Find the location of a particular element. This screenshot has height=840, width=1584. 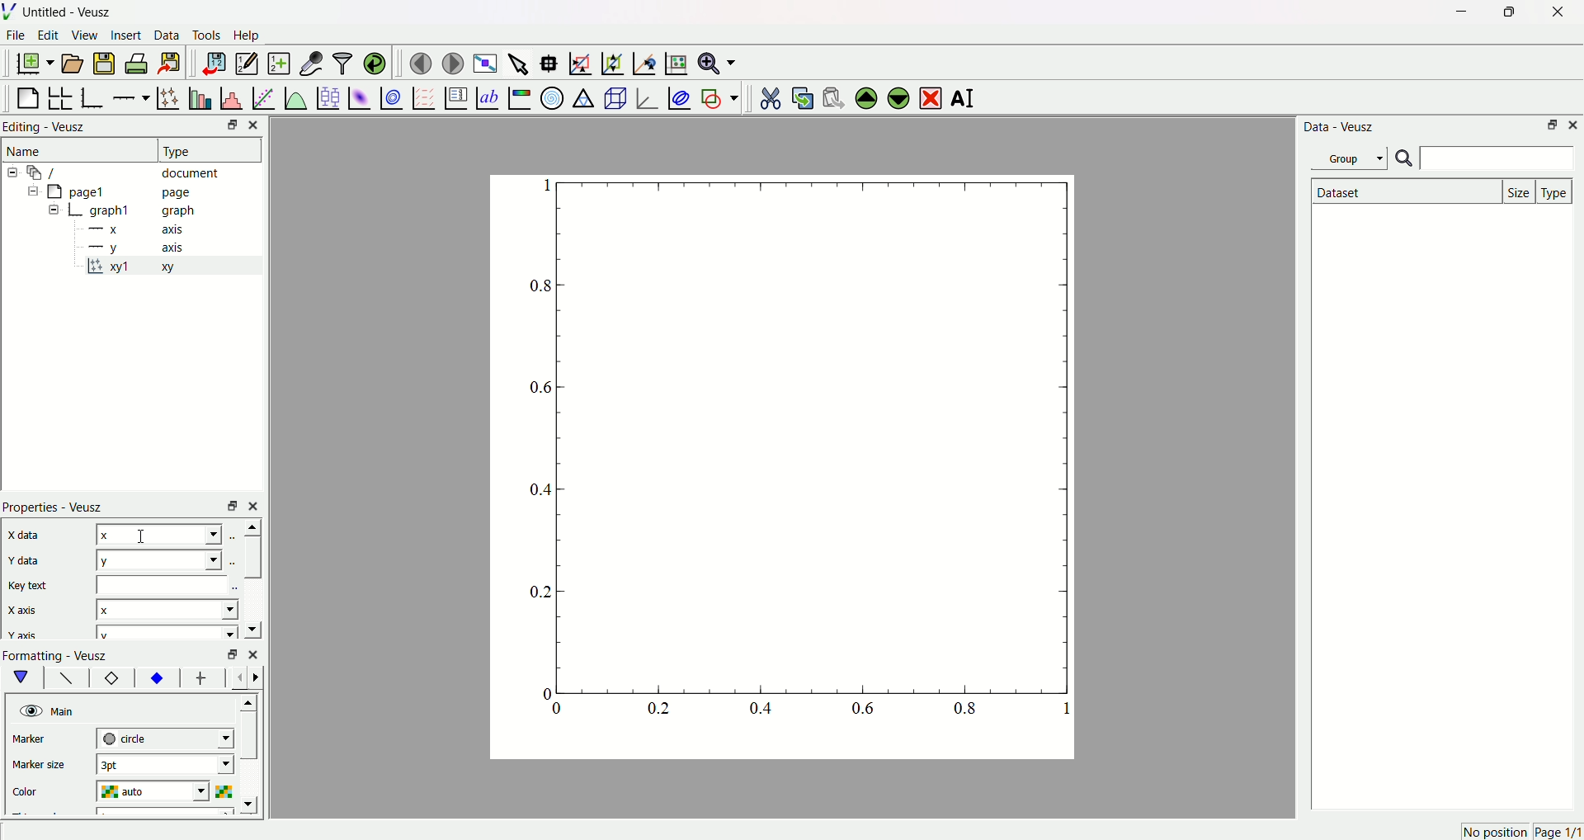

capture remote datasets is located at coordinates (309, 62).